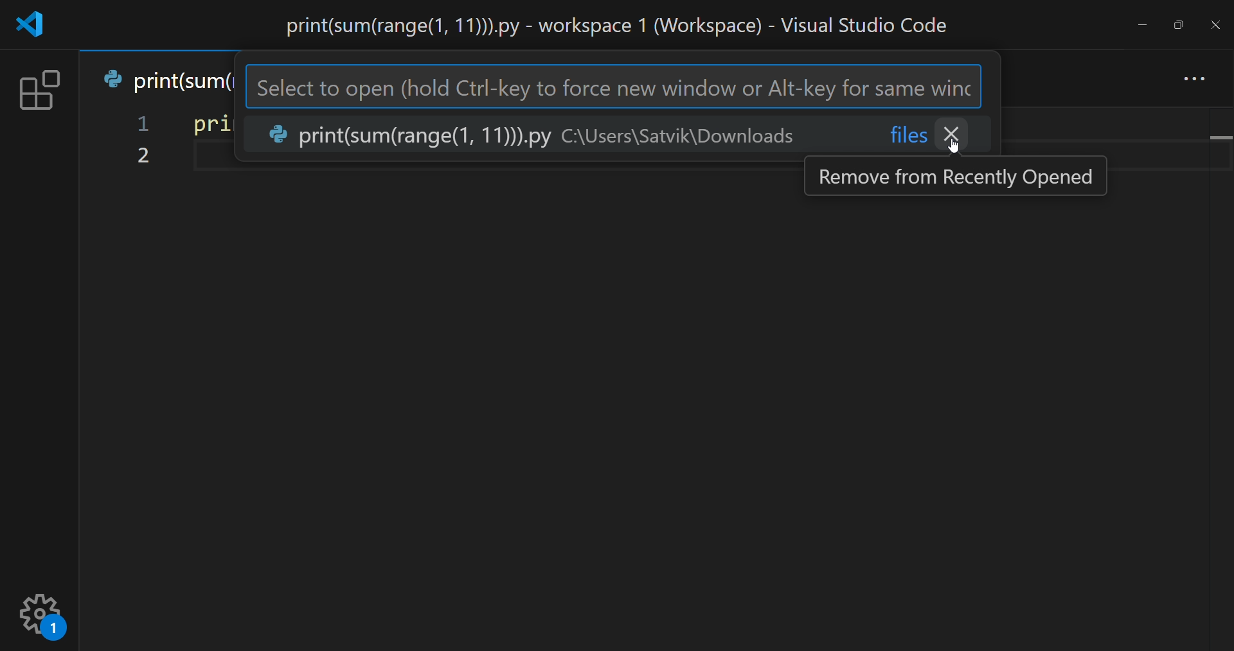 The width and height of the screenshot is (1234, 651). What do you see at coordinates (193, 158) in the screenshot?
I see `start writing` at bounding box center [193, 158].